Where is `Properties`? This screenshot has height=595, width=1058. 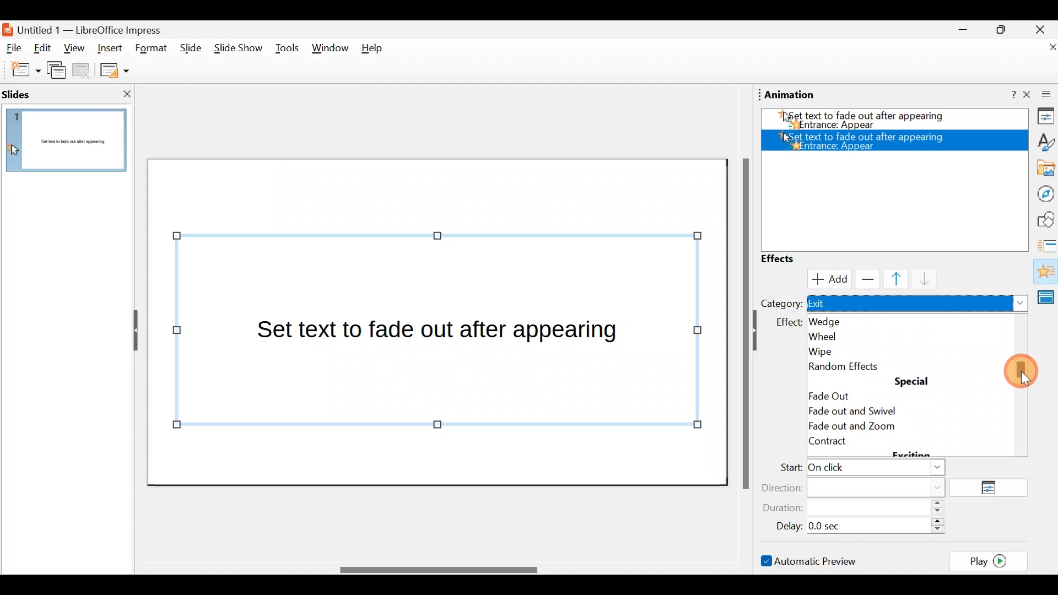 Properties is located at coordinates (1043, 118).